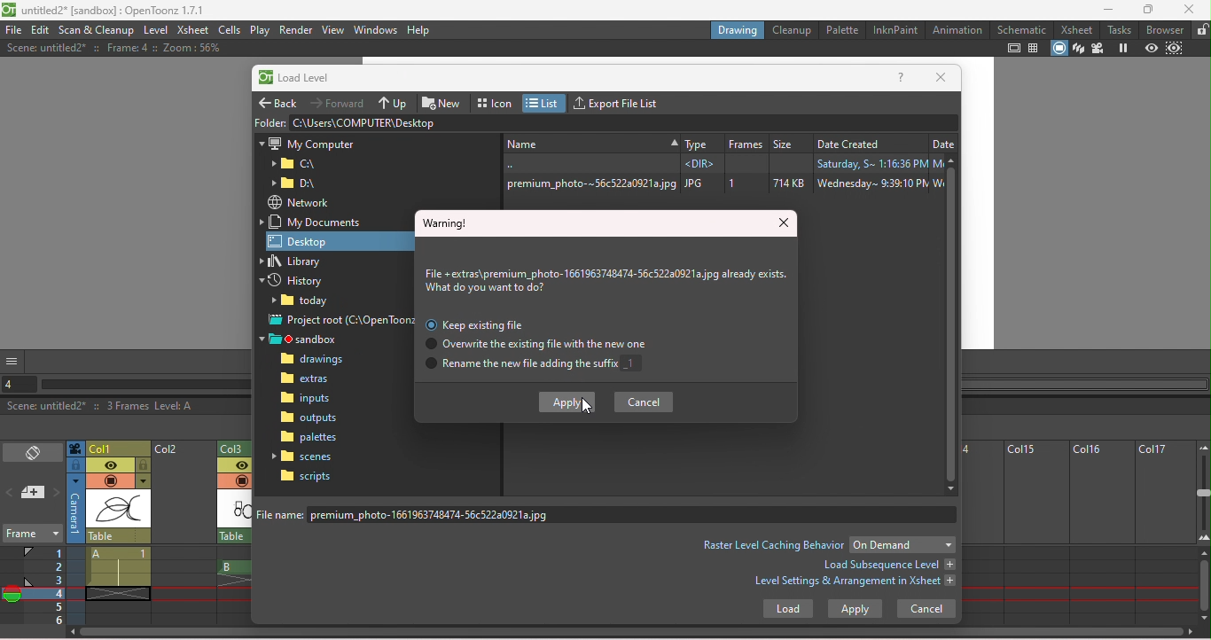 The height and width of the screenshot is (640, 1211). I want to click on Palette, so click(843, 29).